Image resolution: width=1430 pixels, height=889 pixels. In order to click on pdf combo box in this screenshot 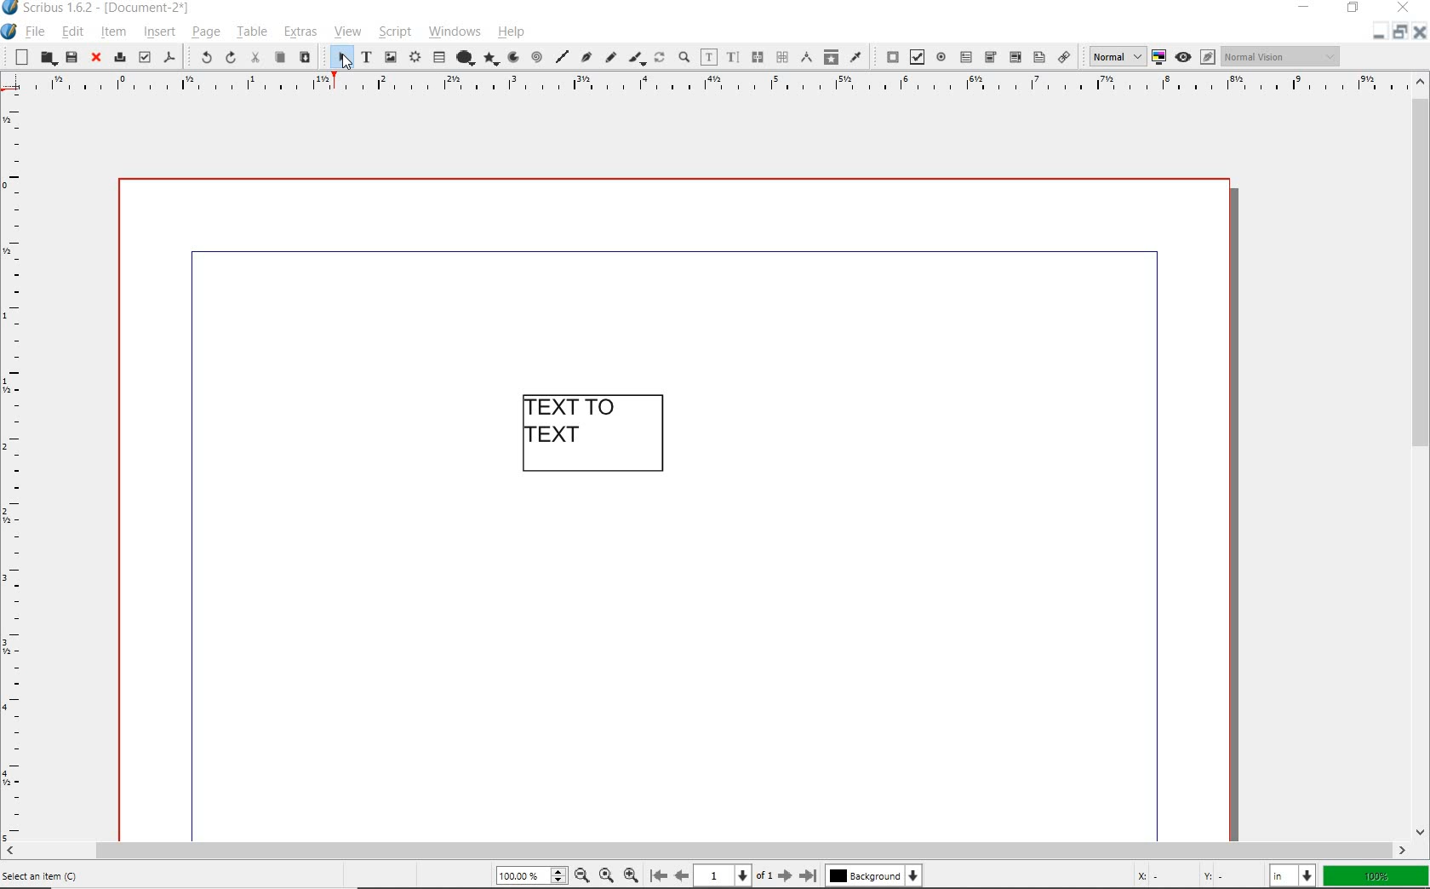, I will do `click(990, 56)`.